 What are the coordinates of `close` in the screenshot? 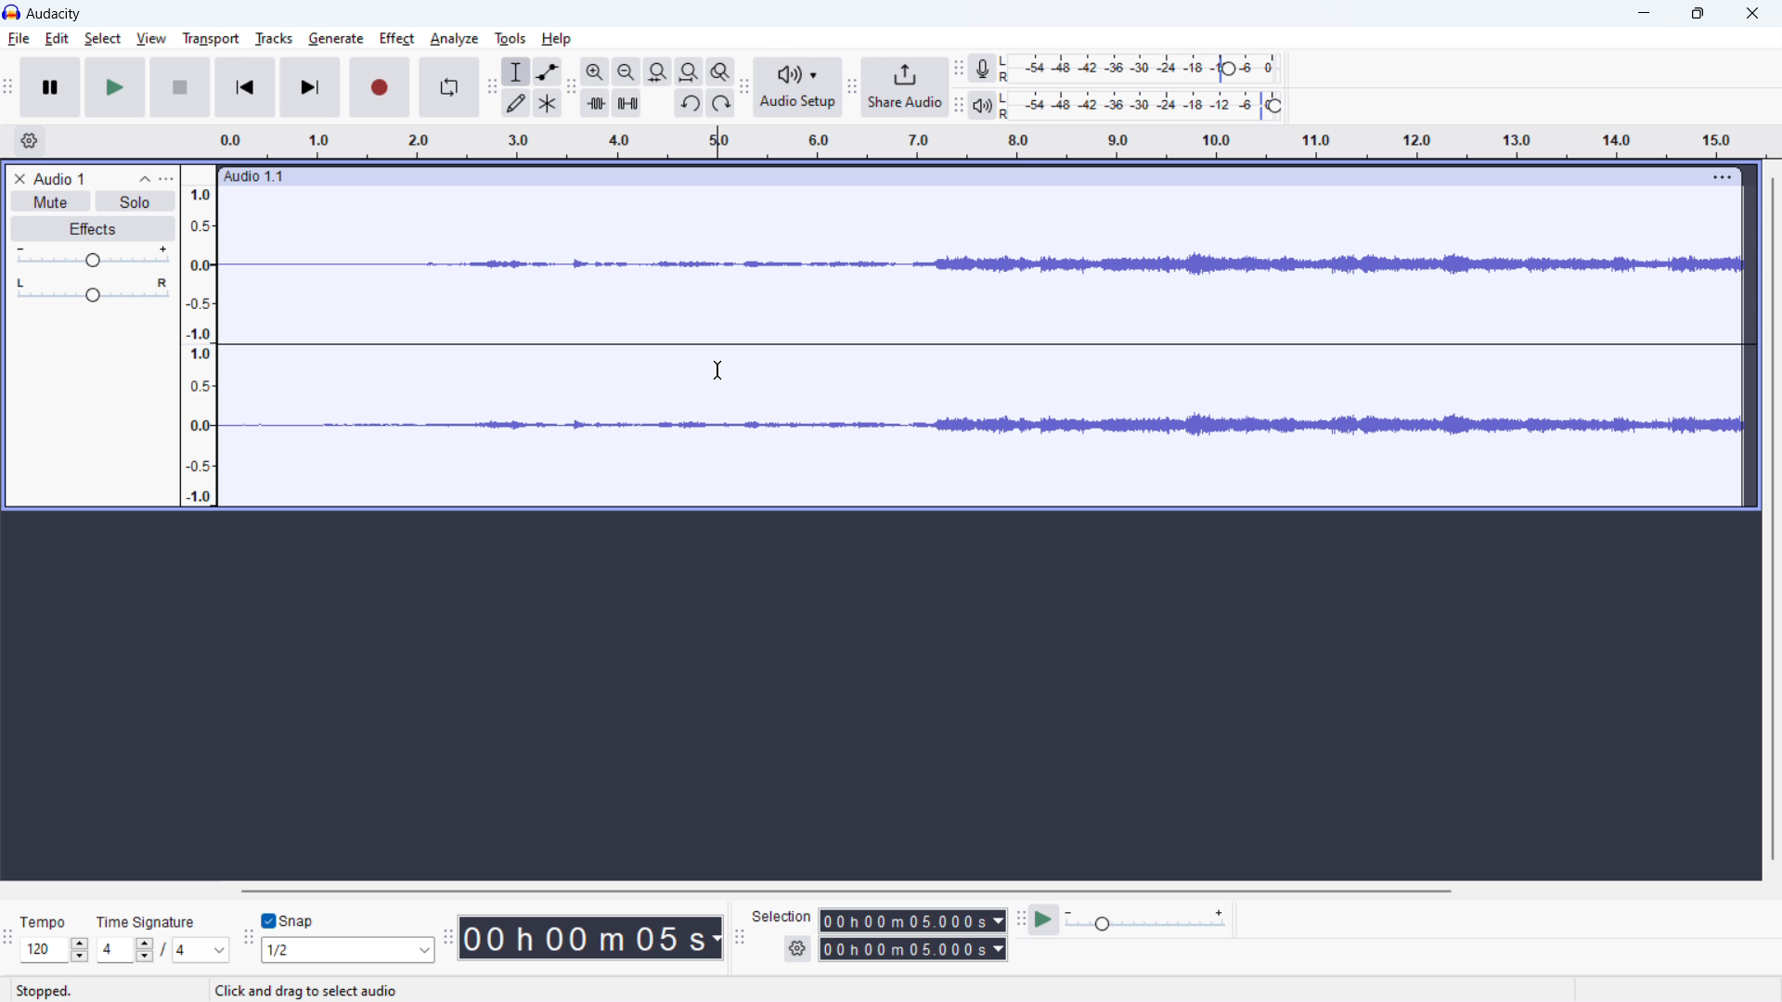 It's located at (1749, 14).